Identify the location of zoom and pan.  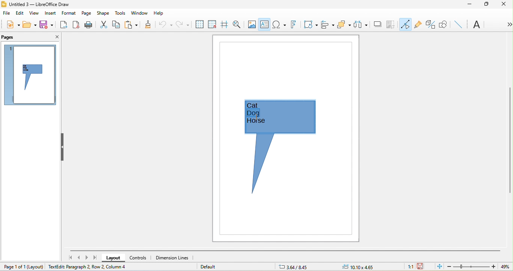
(238, 25).